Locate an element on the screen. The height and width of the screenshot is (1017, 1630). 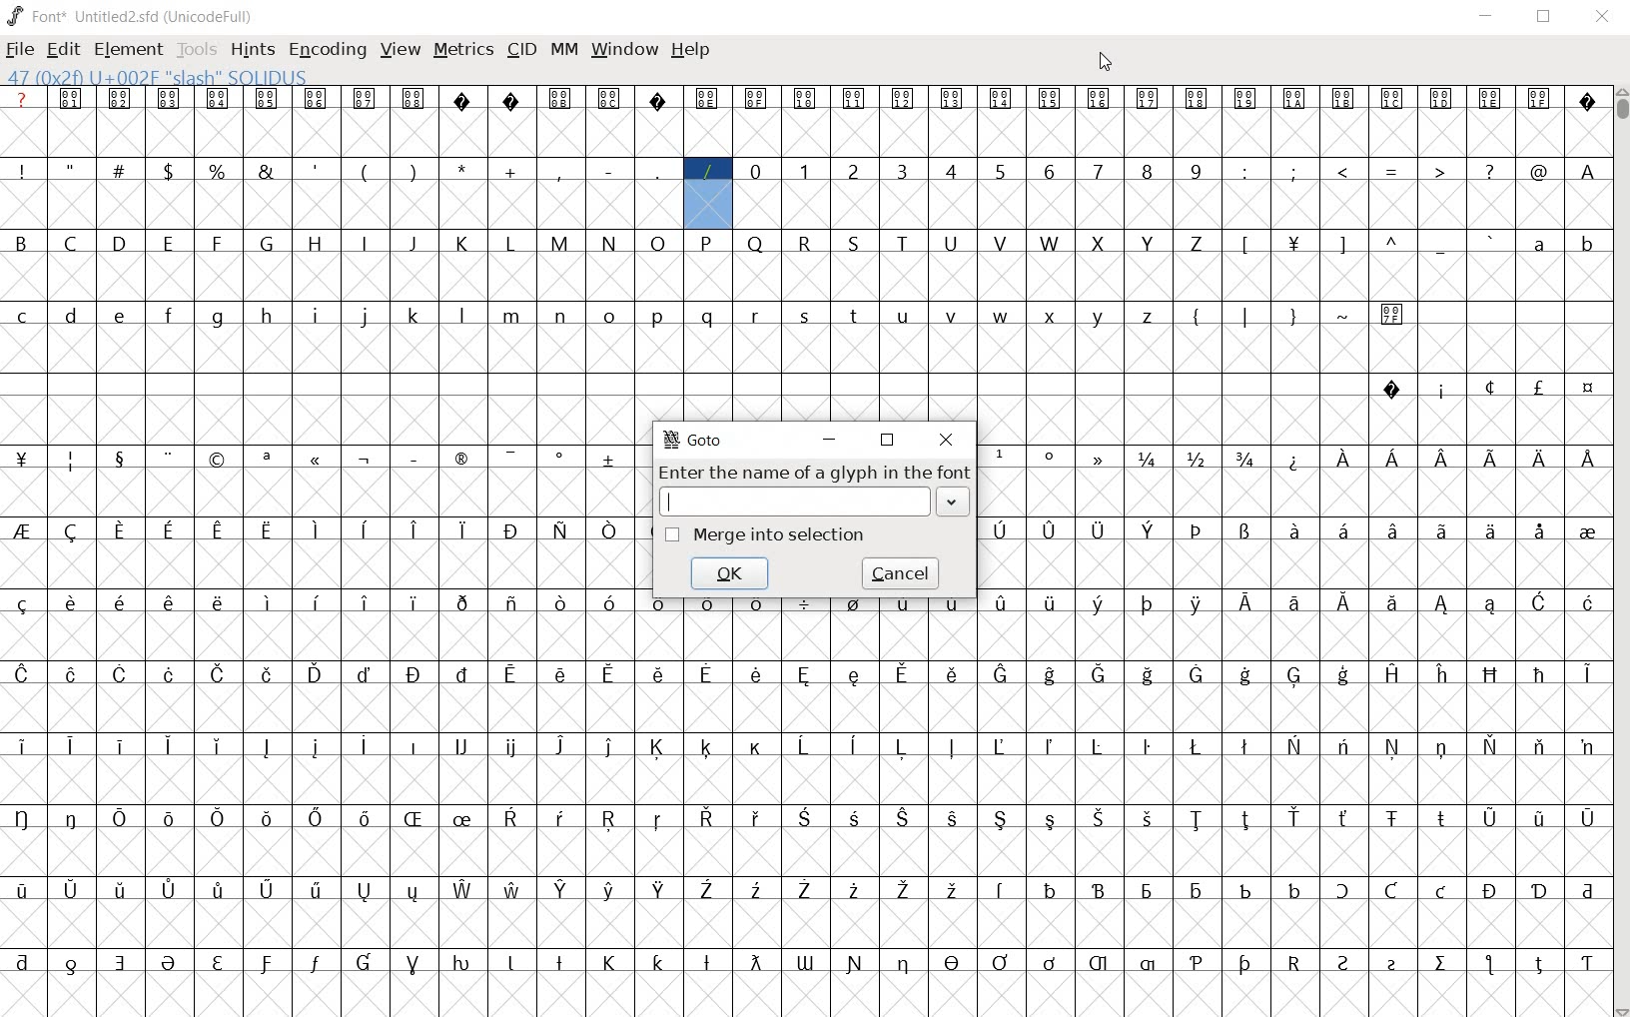
glyph is located at coordinates (121, 963).